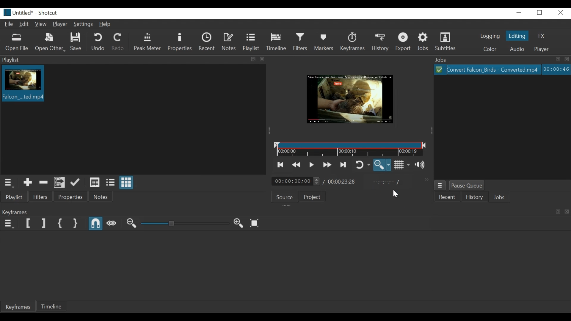 This screenshot has height=321, width=571. What do you see at coordinates (297, 165) in the screenshot?
I see `Play quickly backward` at bounding box center [297, 165].